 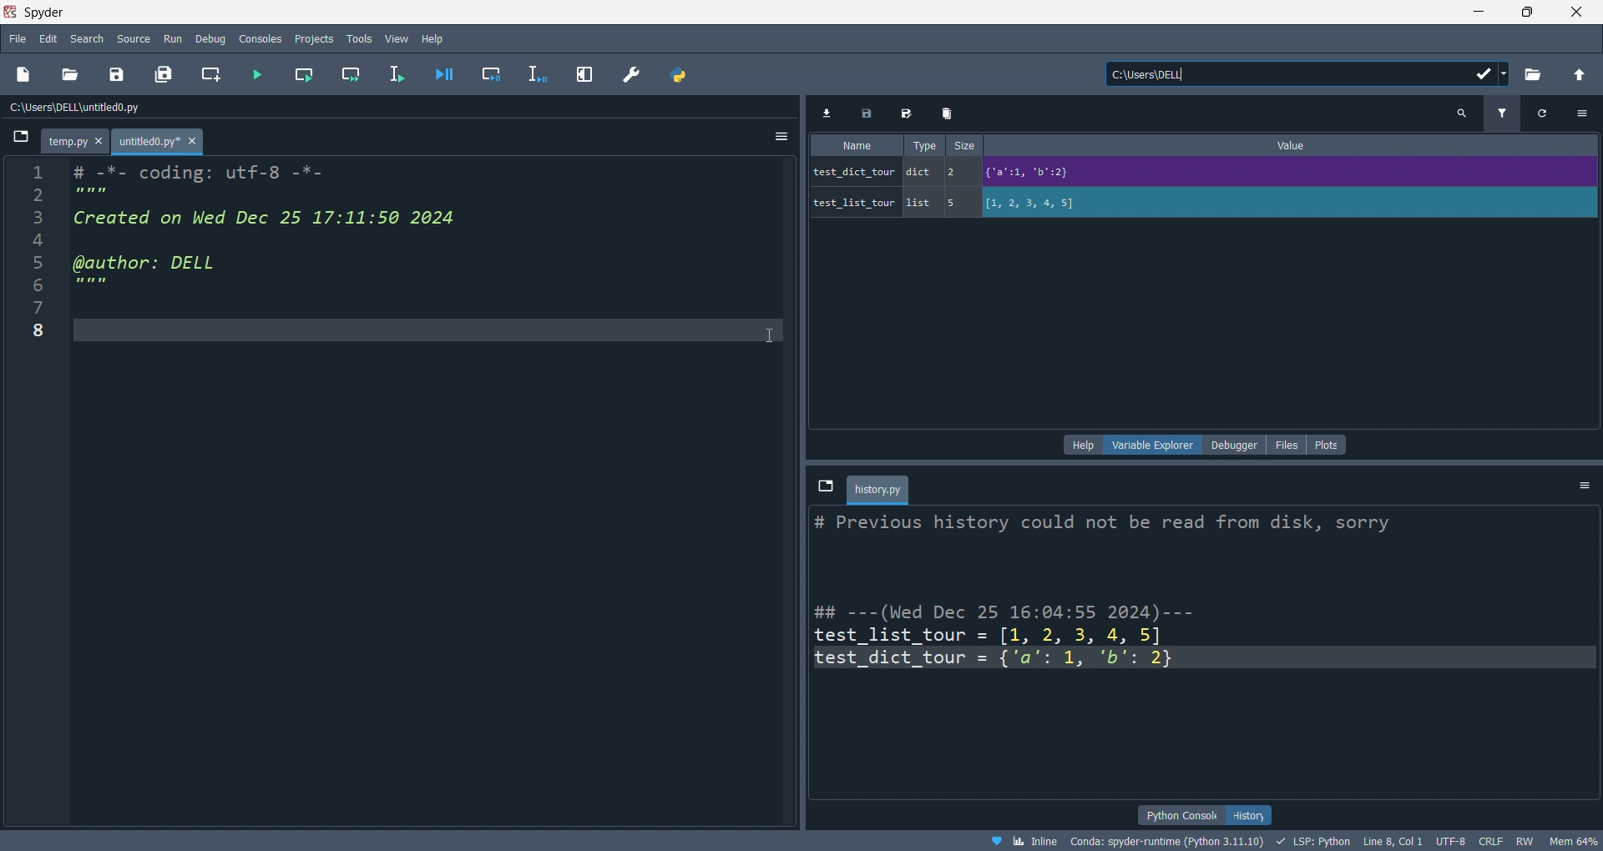 I want to click on maximize, so click(x=1528, y=11).